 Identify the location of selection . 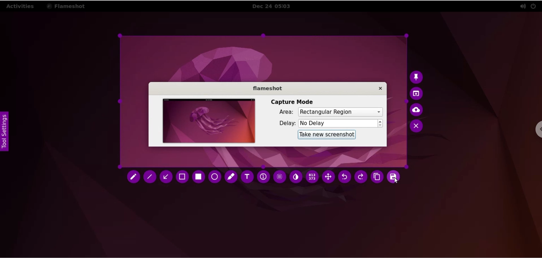
(182, 177).